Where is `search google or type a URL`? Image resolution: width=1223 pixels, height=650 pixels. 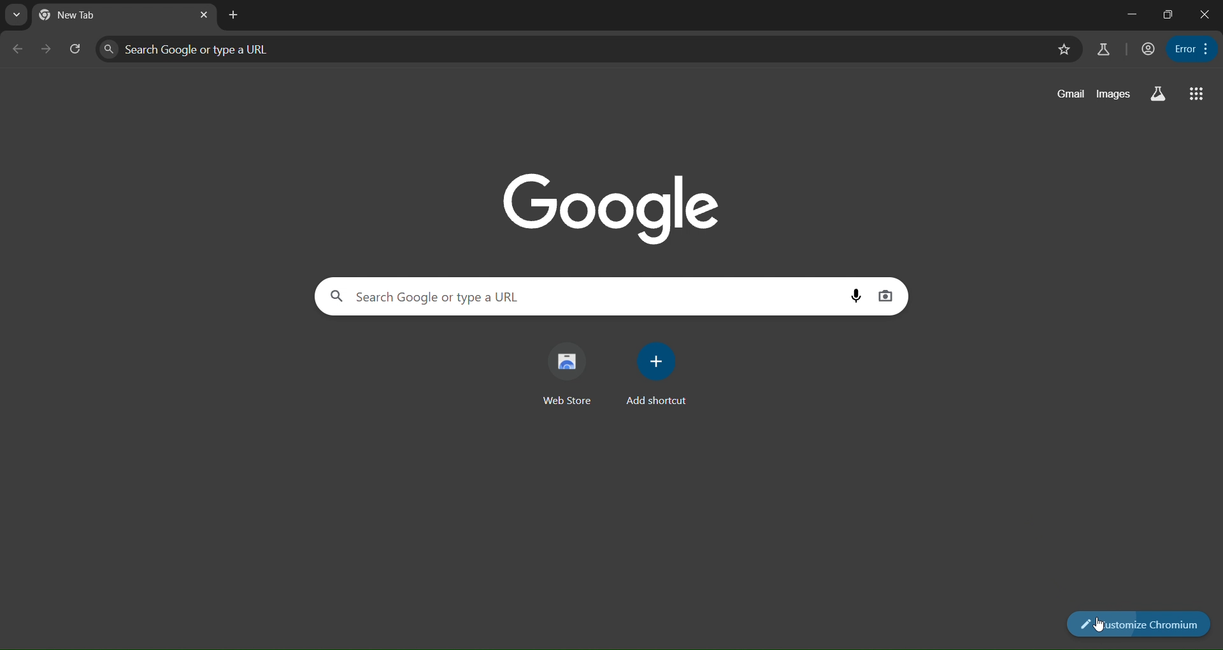 search google or type a URL is located at coordinates (585, 297).